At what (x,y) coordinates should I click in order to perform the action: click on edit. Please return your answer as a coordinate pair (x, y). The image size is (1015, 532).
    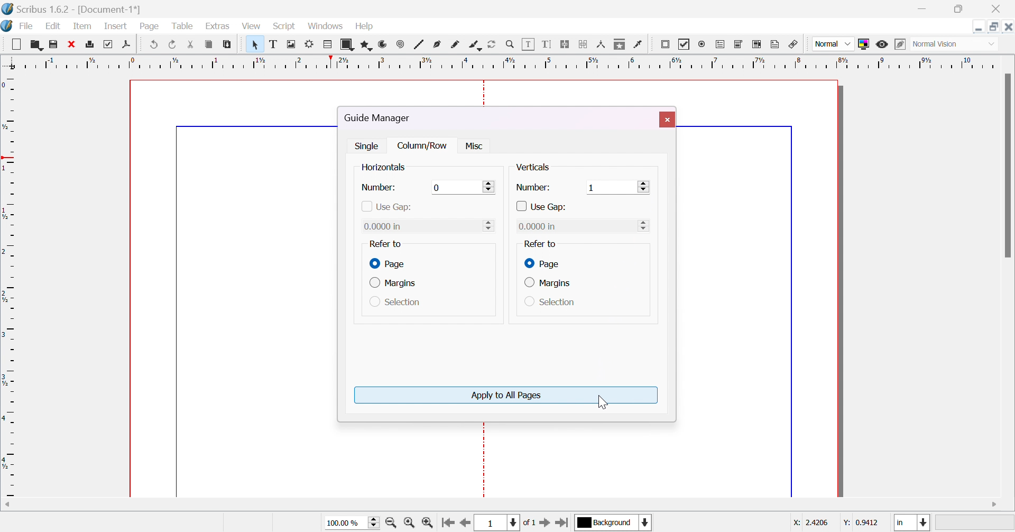
    Looking at the image, I should click on (53, 26).